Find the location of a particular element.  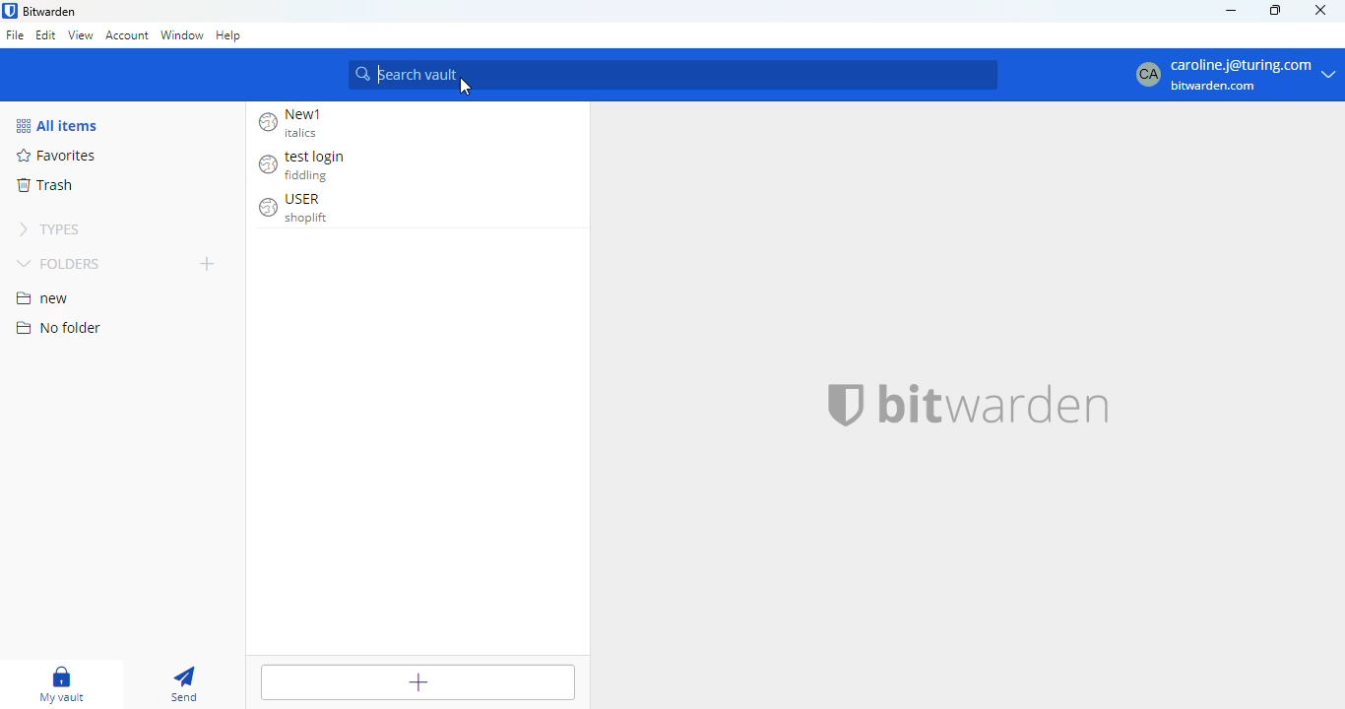

window is located at coordinates (181, 35).